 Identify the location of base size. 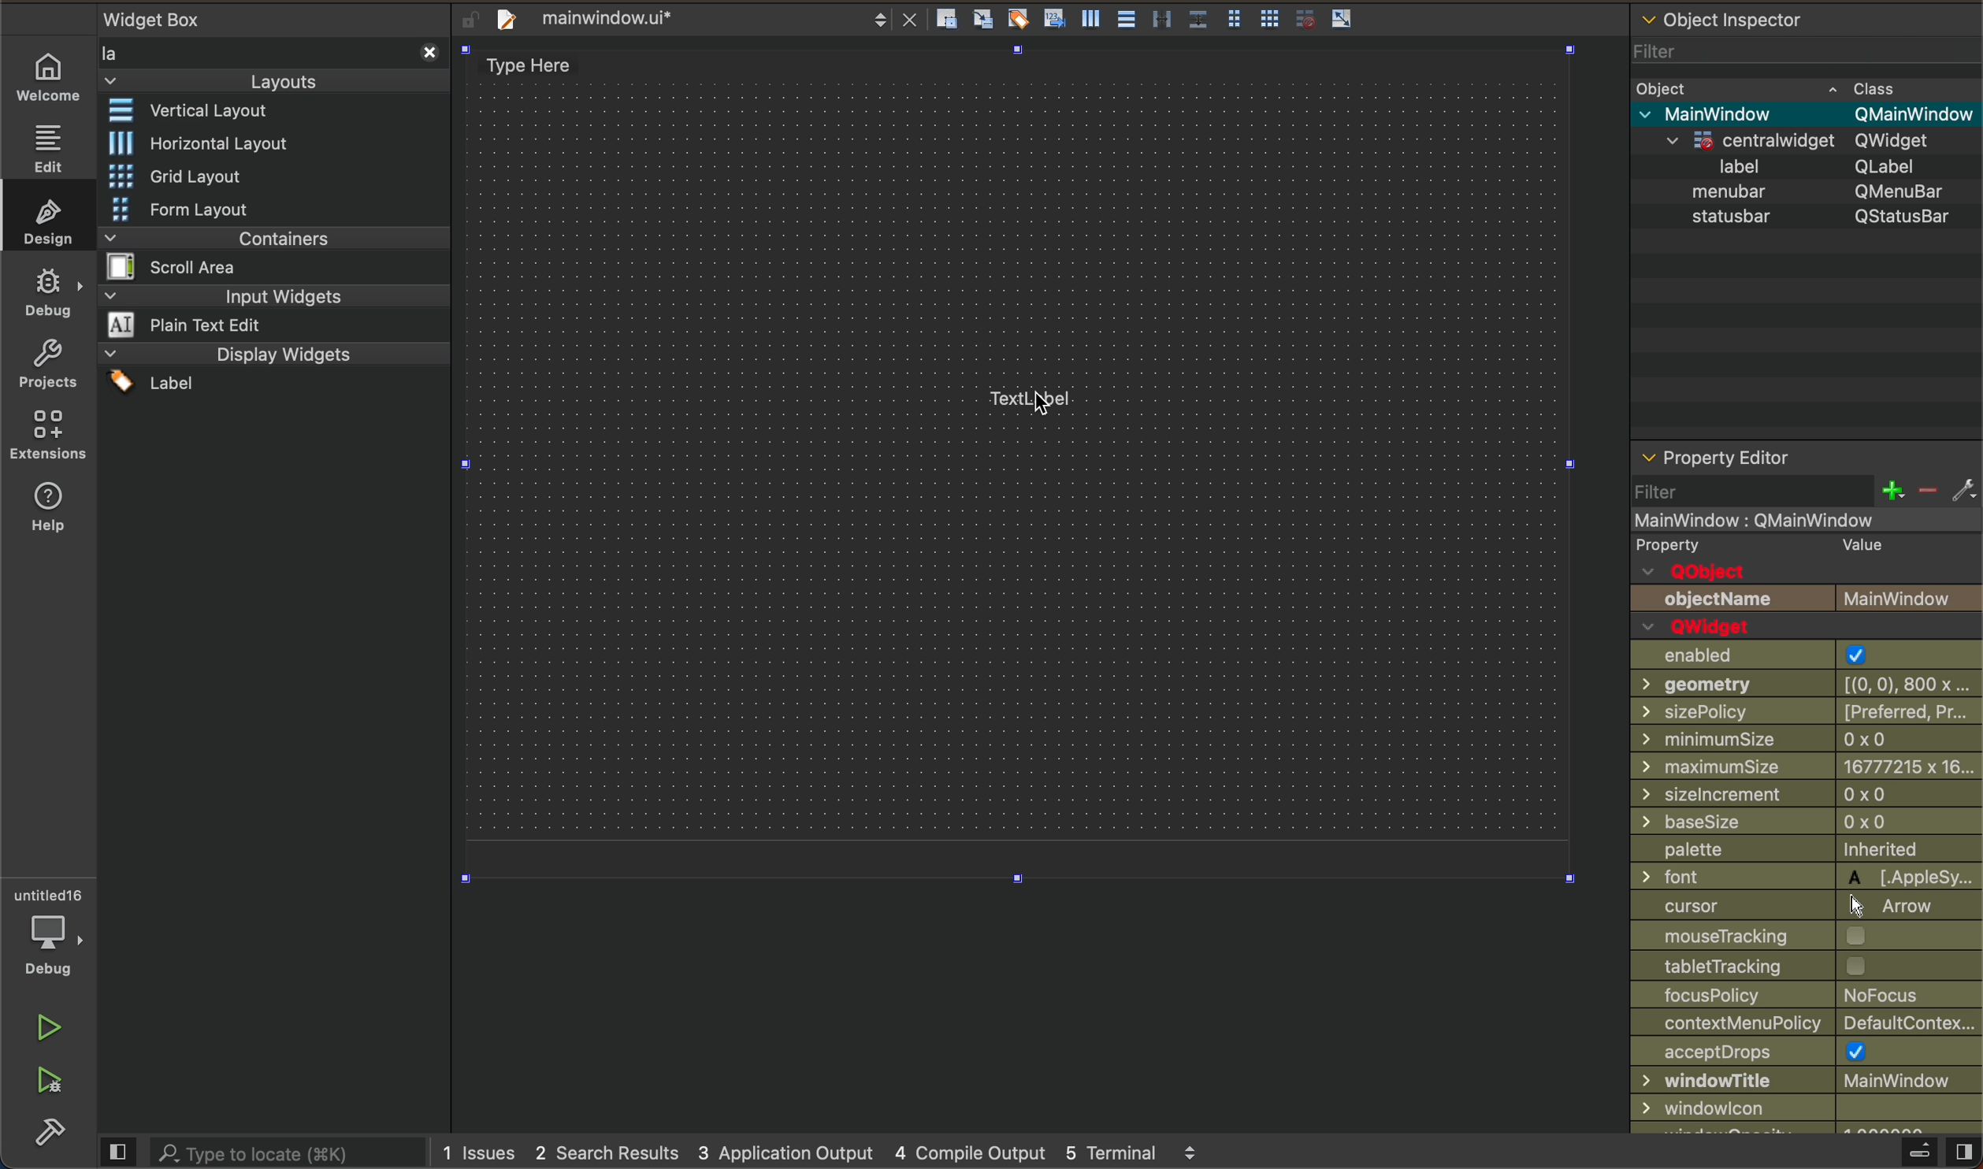
(1804, 824).